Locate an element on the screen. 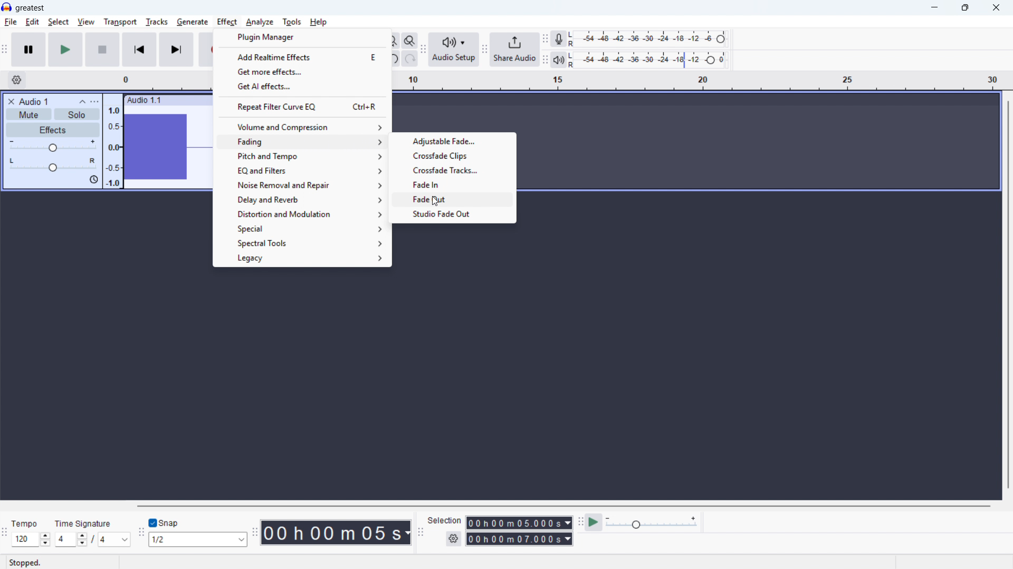 This screenshot has width=1013, height=569. Timestamp  is located at coordinates (337, 533).